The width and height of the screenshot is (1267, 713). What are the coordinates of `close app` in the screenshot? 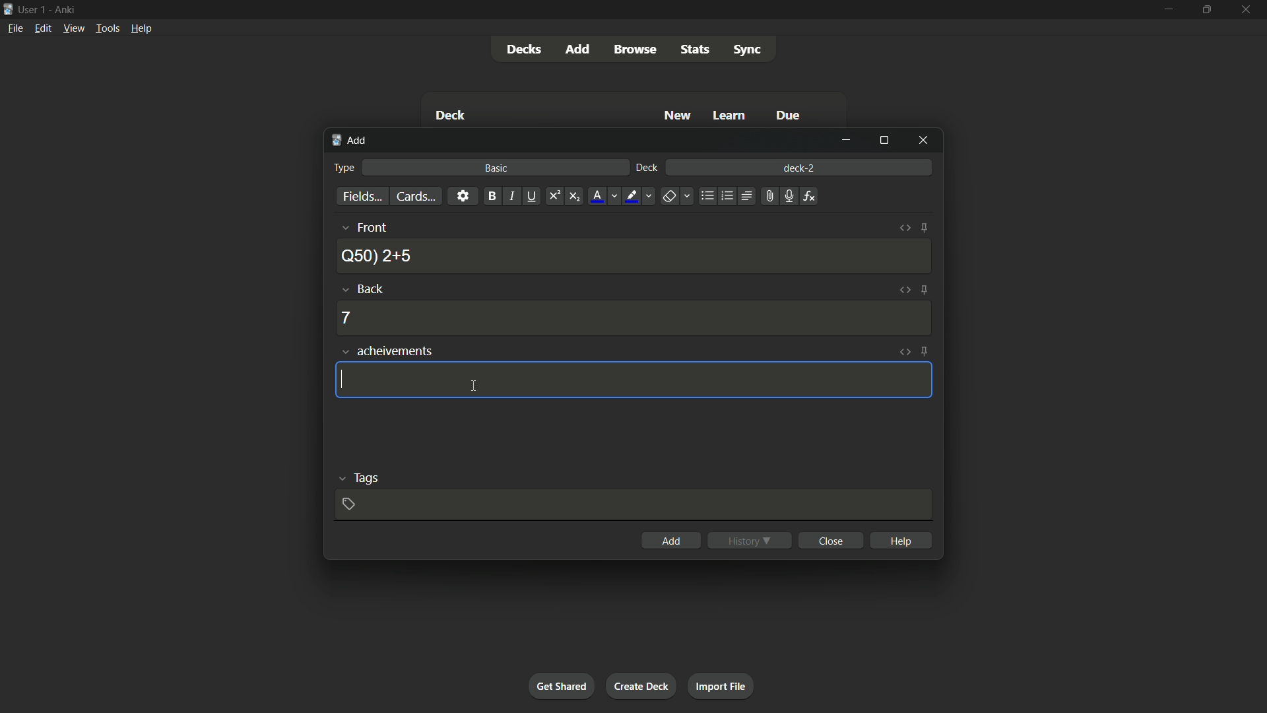 It's located at (1248, 10).